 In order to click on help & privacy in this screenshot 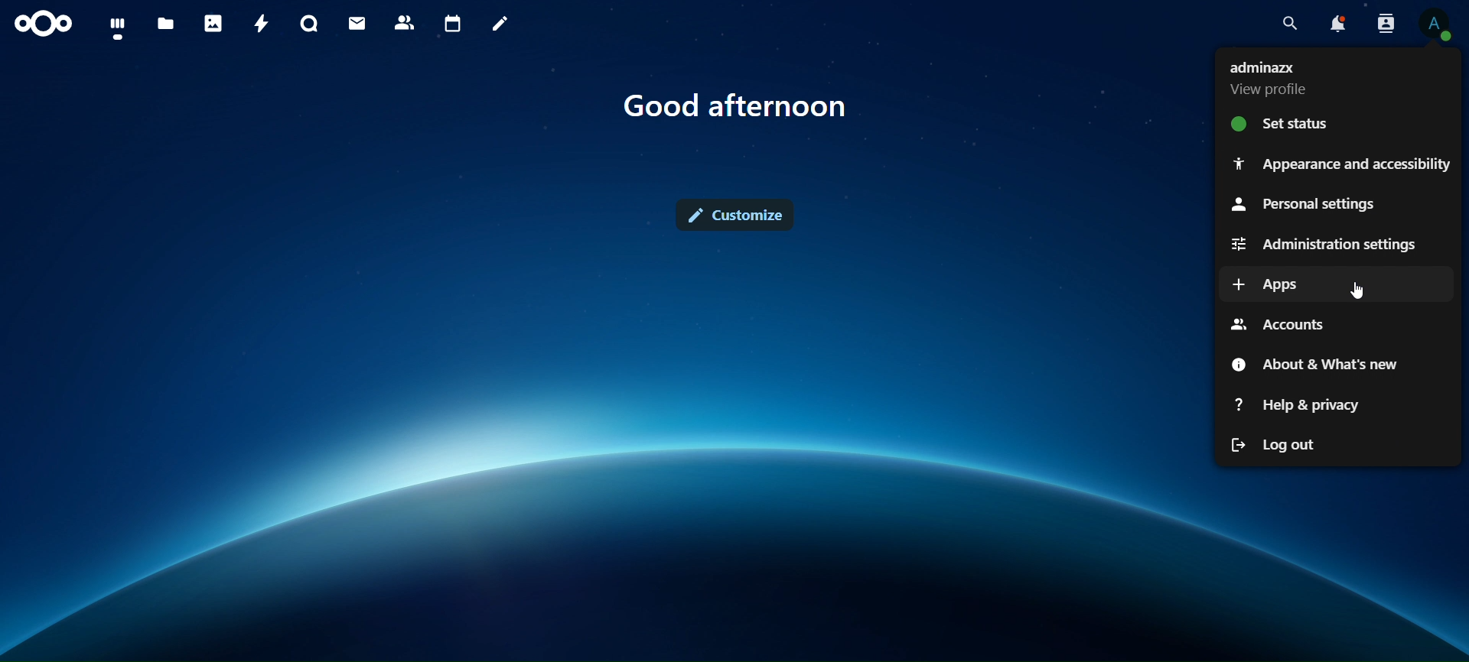, I will do `click(1299, 404)`.